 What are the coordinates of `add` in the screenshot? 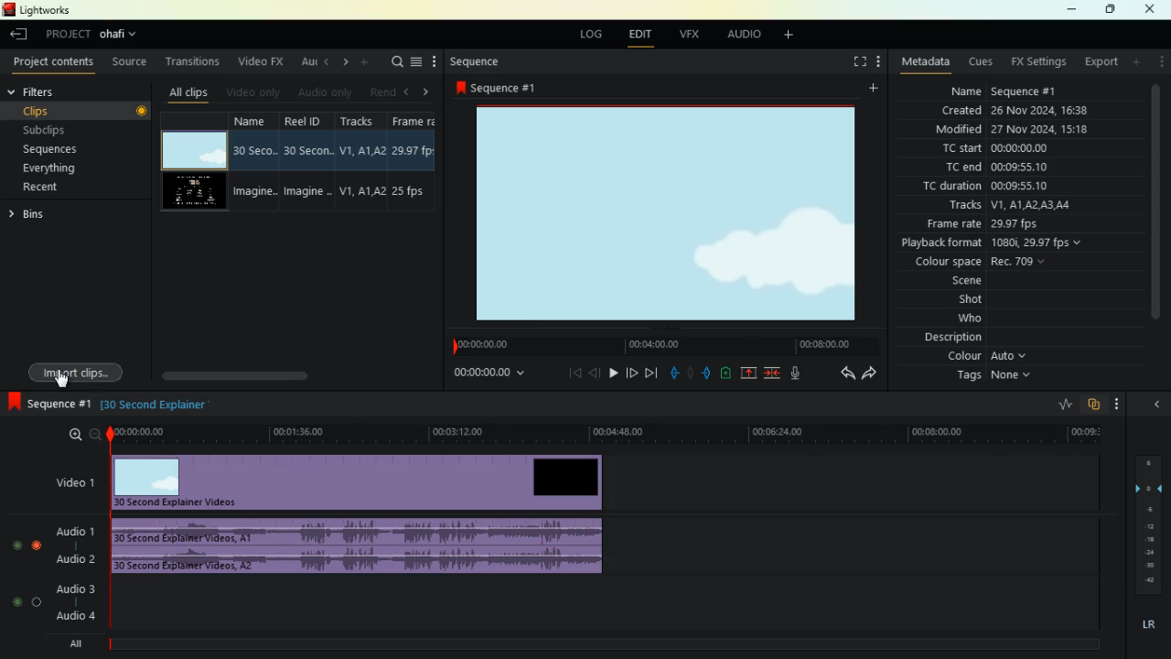 It's located at (365, 62).